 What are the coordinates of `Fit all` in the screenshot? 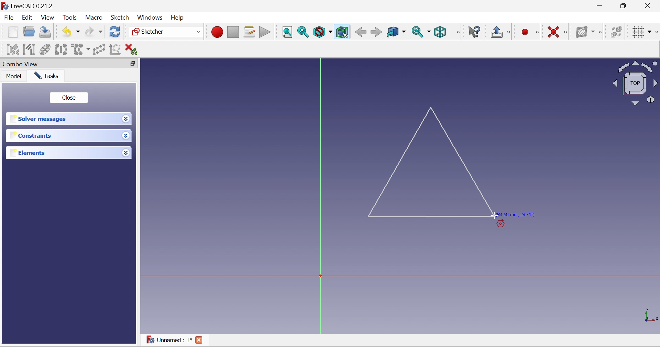 It's located at (288, 33).